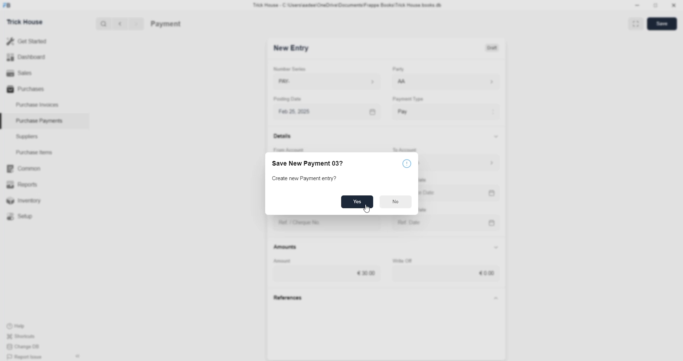  I want to click on info, so click(409, 163).